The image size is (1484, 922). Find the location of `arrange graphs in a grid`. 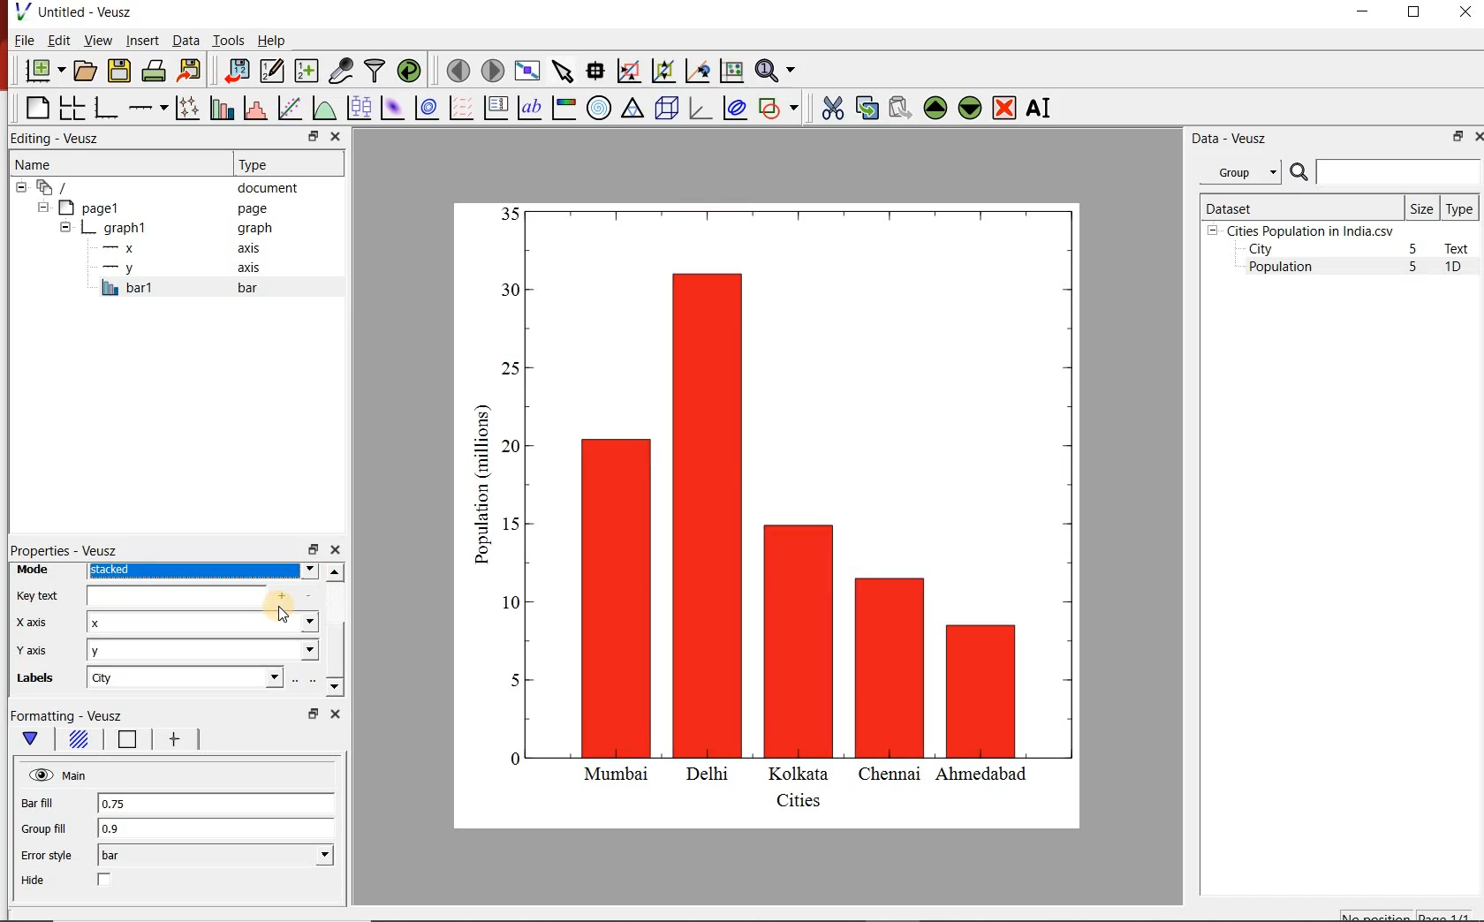

arrange graphs in a grid is located at coordinates (72, 108).